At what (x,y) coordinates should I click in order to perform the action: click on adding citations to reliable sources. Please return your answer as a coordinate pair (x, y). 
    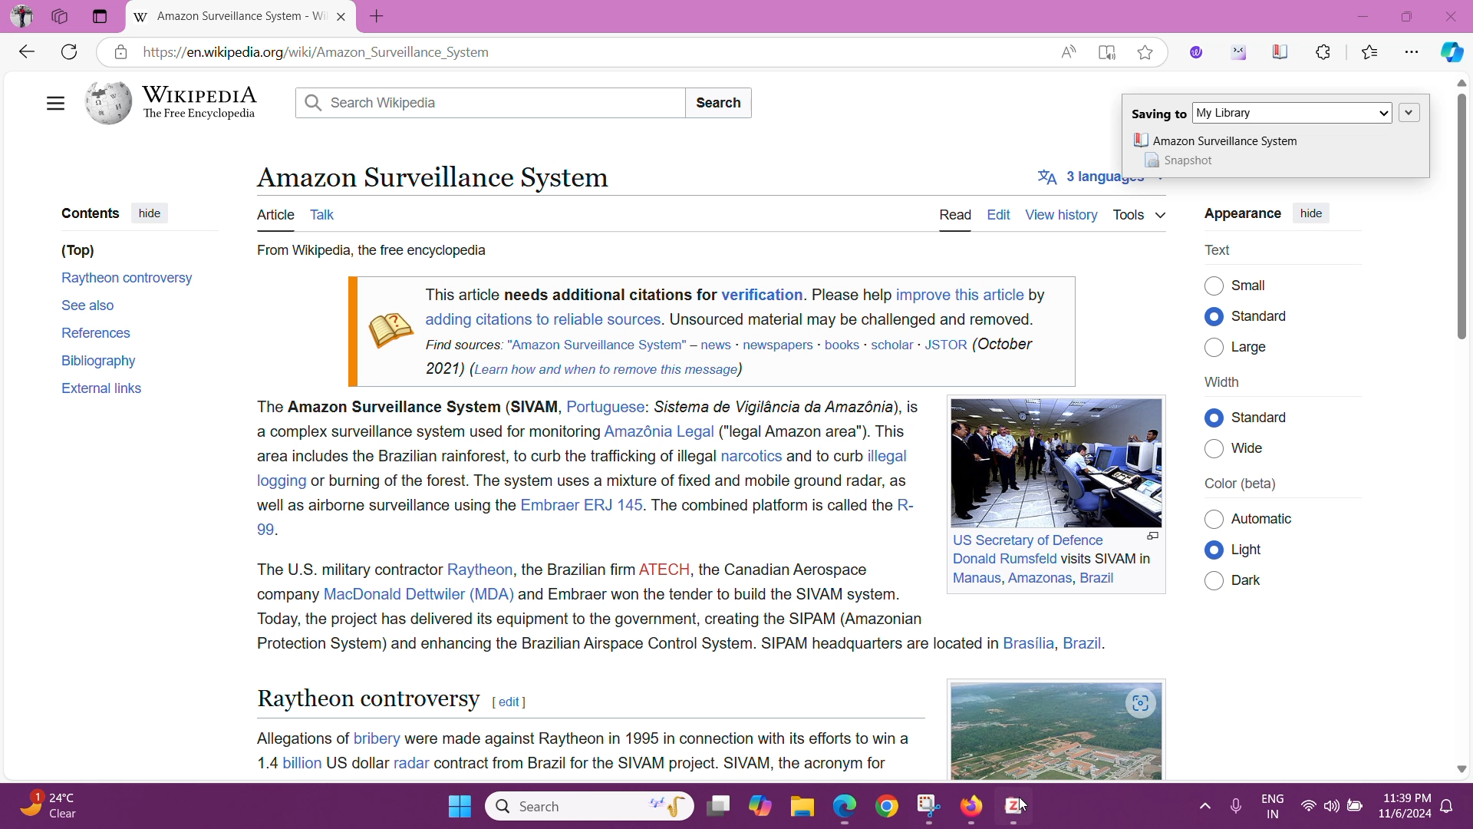
    Looking at the image, I should click on (542, 319).